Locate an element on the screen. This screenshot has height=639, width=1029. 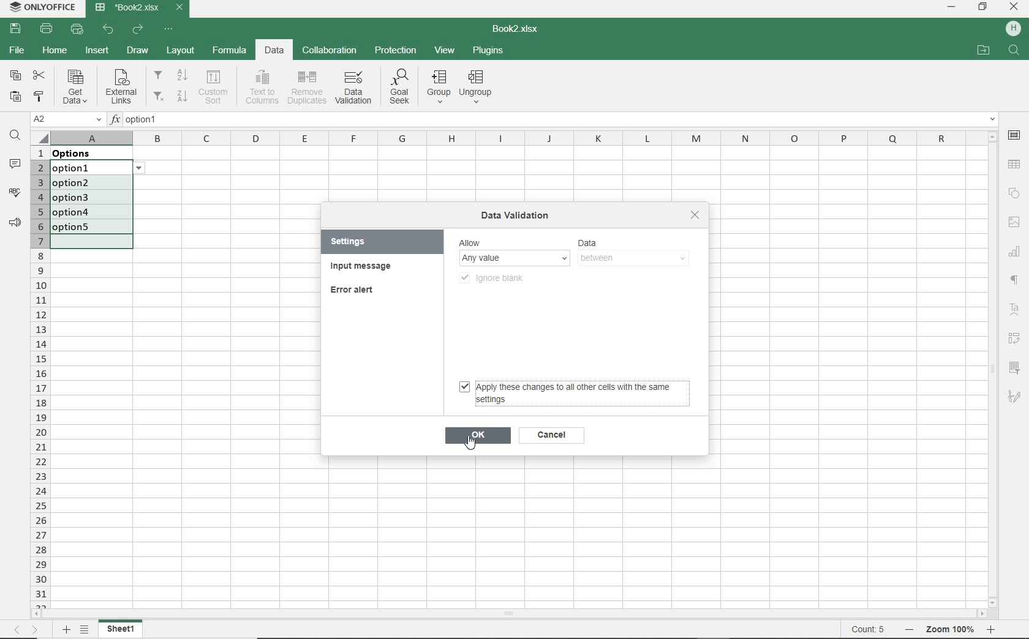
COUNT:5 is located at coordinates (868, 630).